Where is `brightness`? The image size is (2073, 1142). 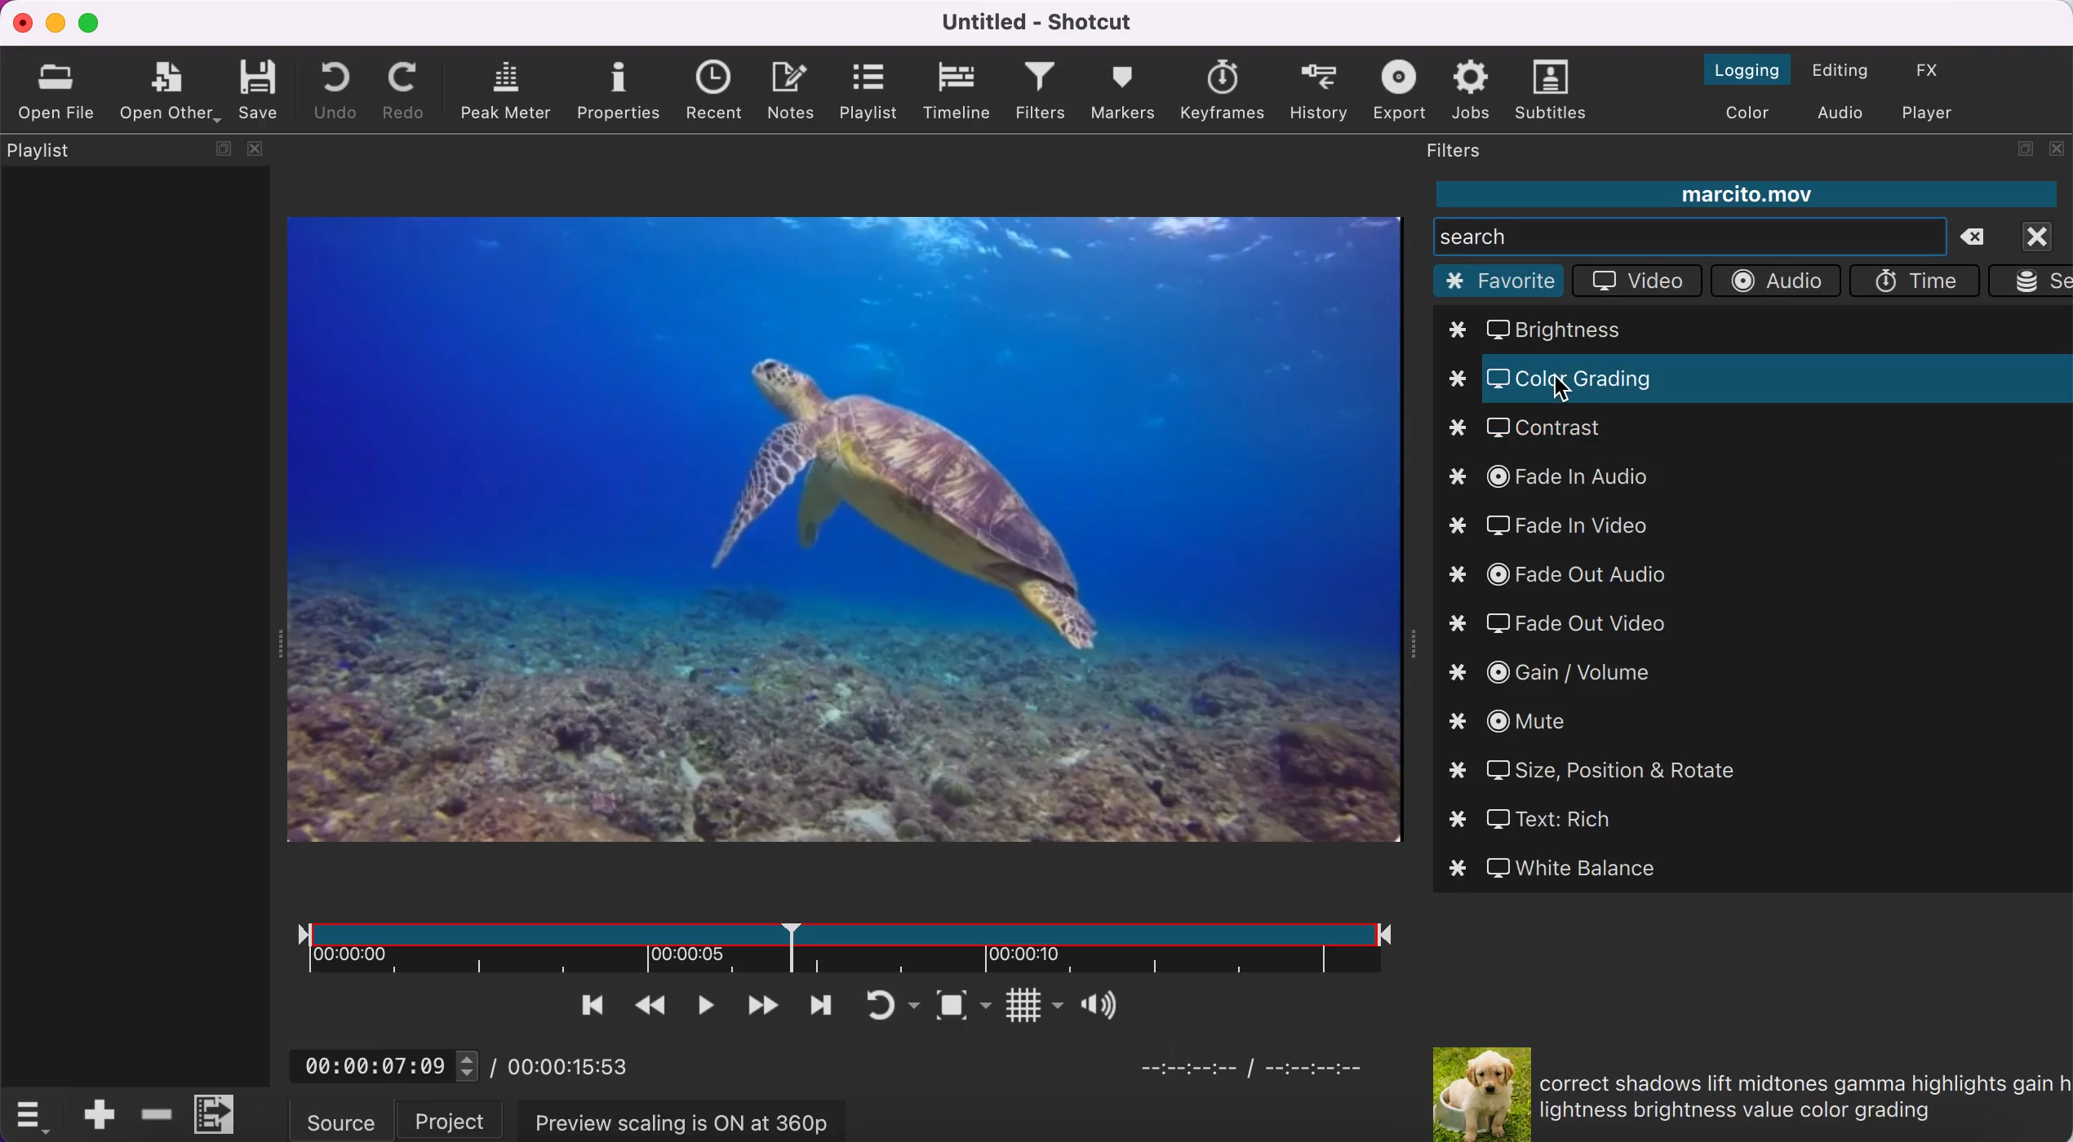
brightness is located at coordinates (1560, 327).